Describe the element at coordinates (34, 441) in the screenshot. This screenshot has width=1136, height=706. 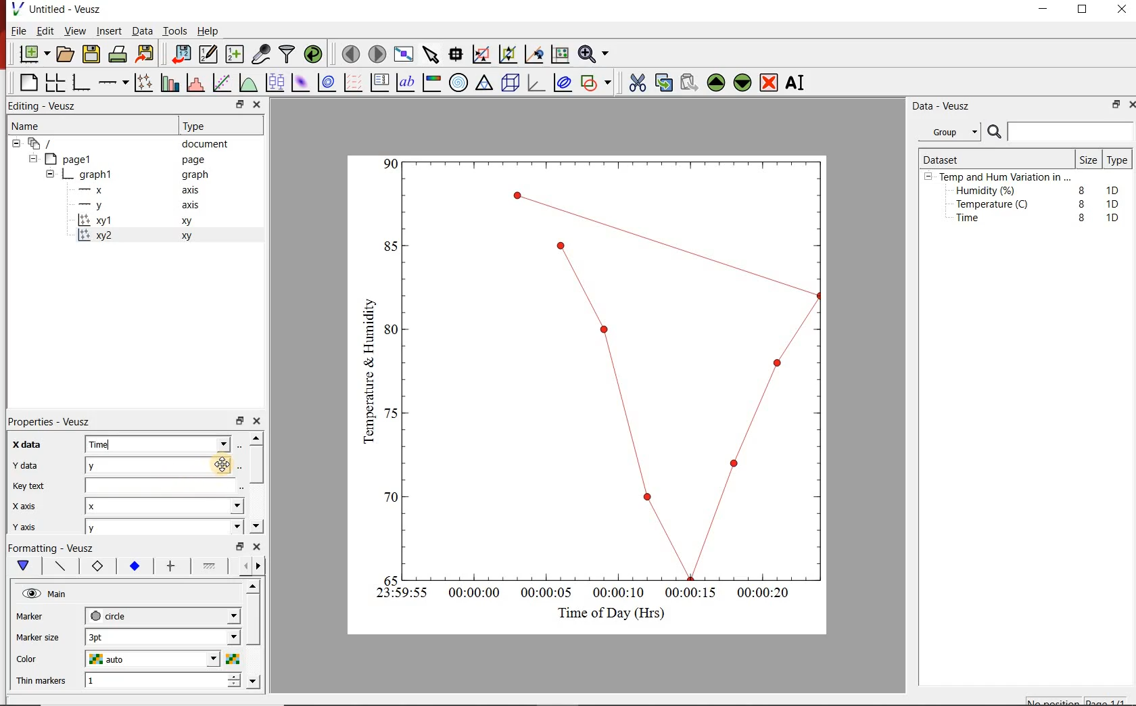
I see `x data` at that location.